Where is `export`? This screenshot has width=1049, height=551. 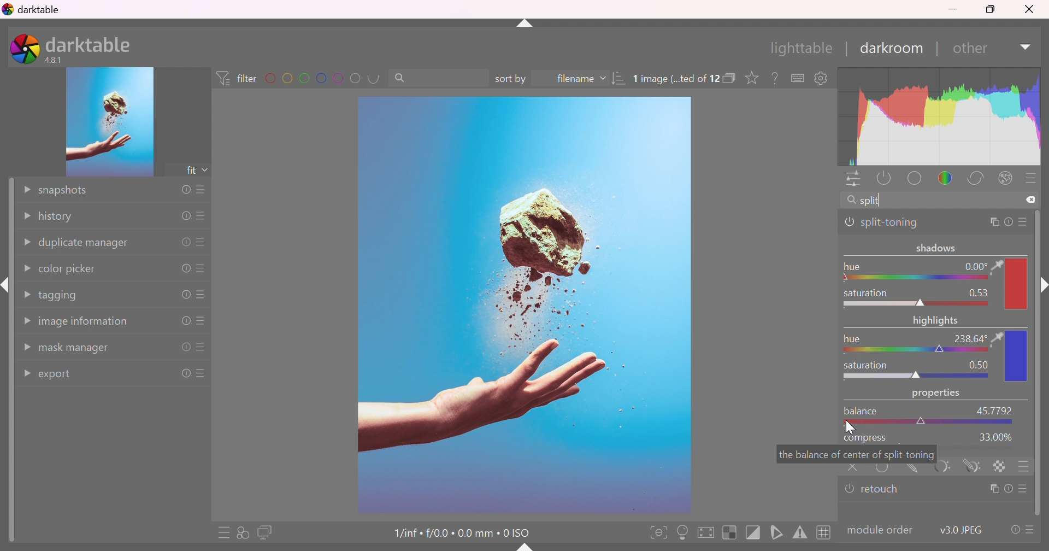 export is located at coordinates (57, 376).